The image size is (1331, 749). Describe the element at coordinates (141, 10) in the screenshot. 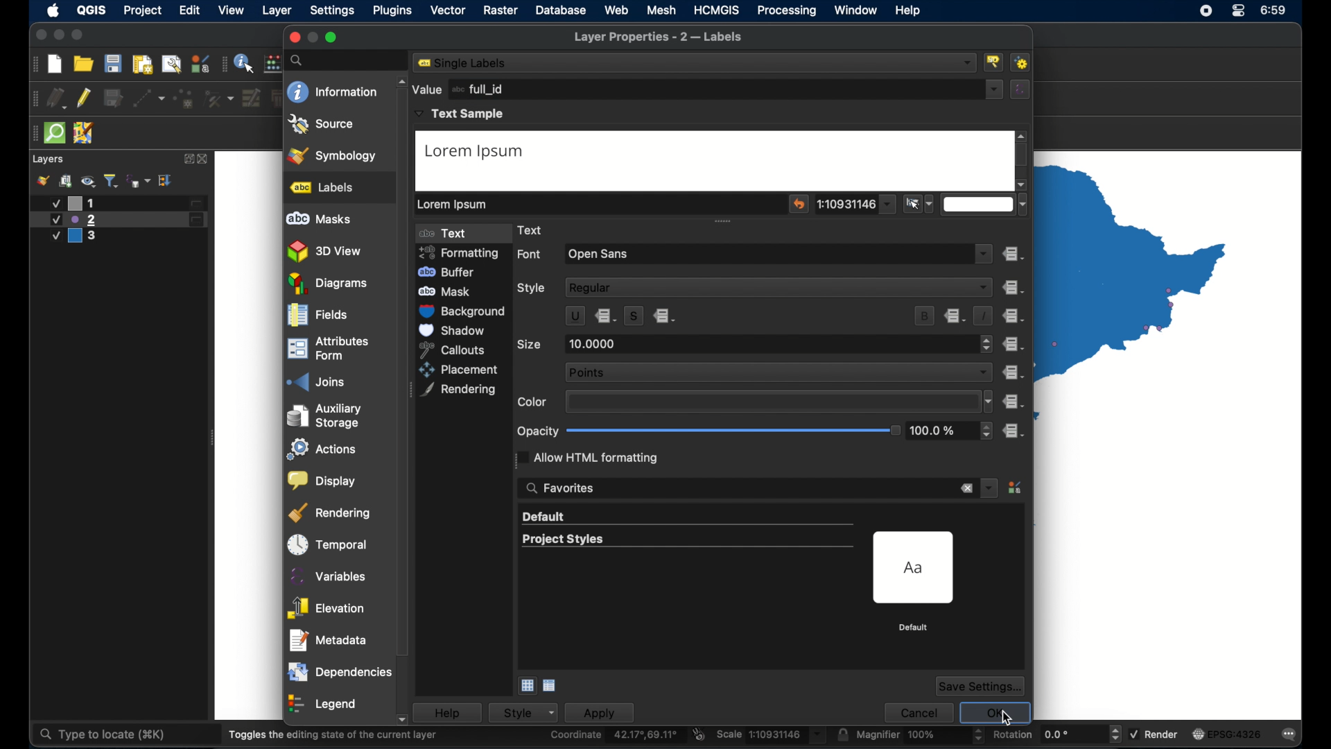

I see `project` at that location.